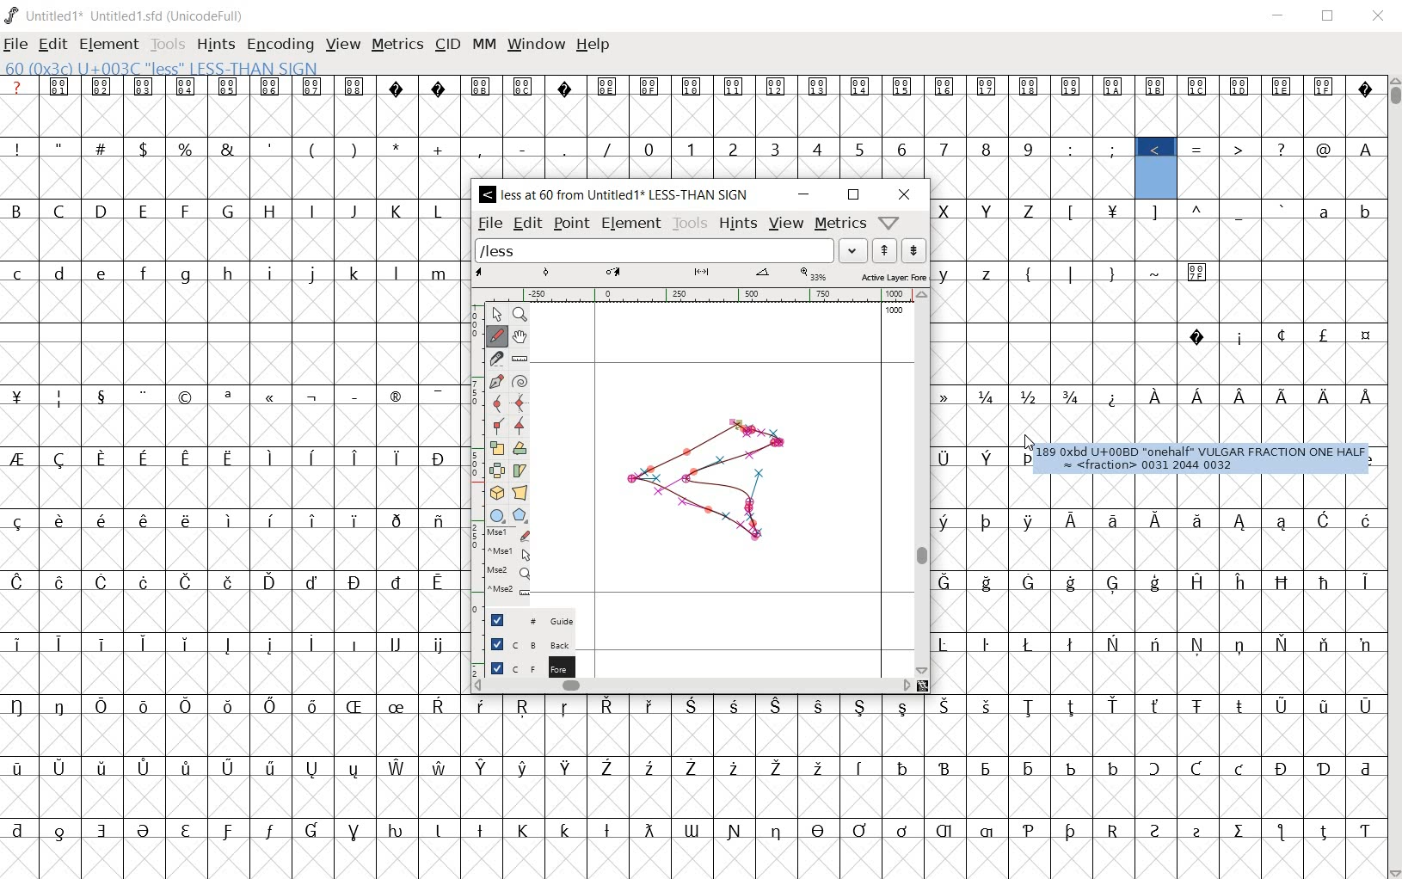 The height and width of the screenshot is (879, 1402). What do you see at coordinates (688, 706) in the screenshot?
I see `` at bounding box center [688, 706].